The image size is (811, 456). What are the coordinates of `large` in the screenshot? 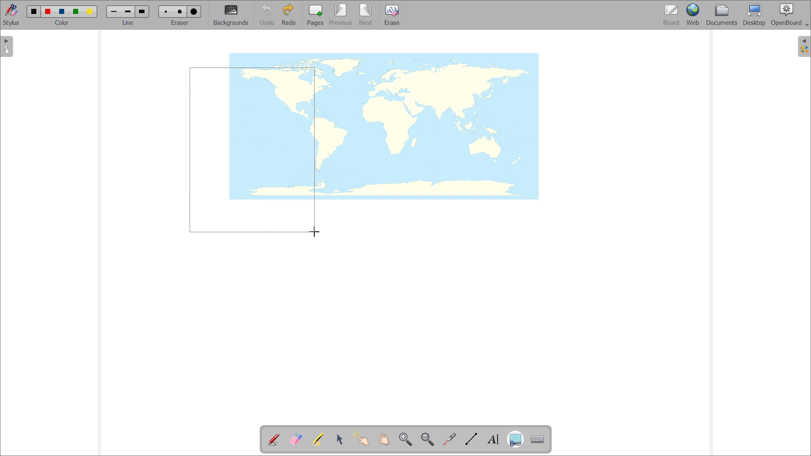 It's located at (142, 11).